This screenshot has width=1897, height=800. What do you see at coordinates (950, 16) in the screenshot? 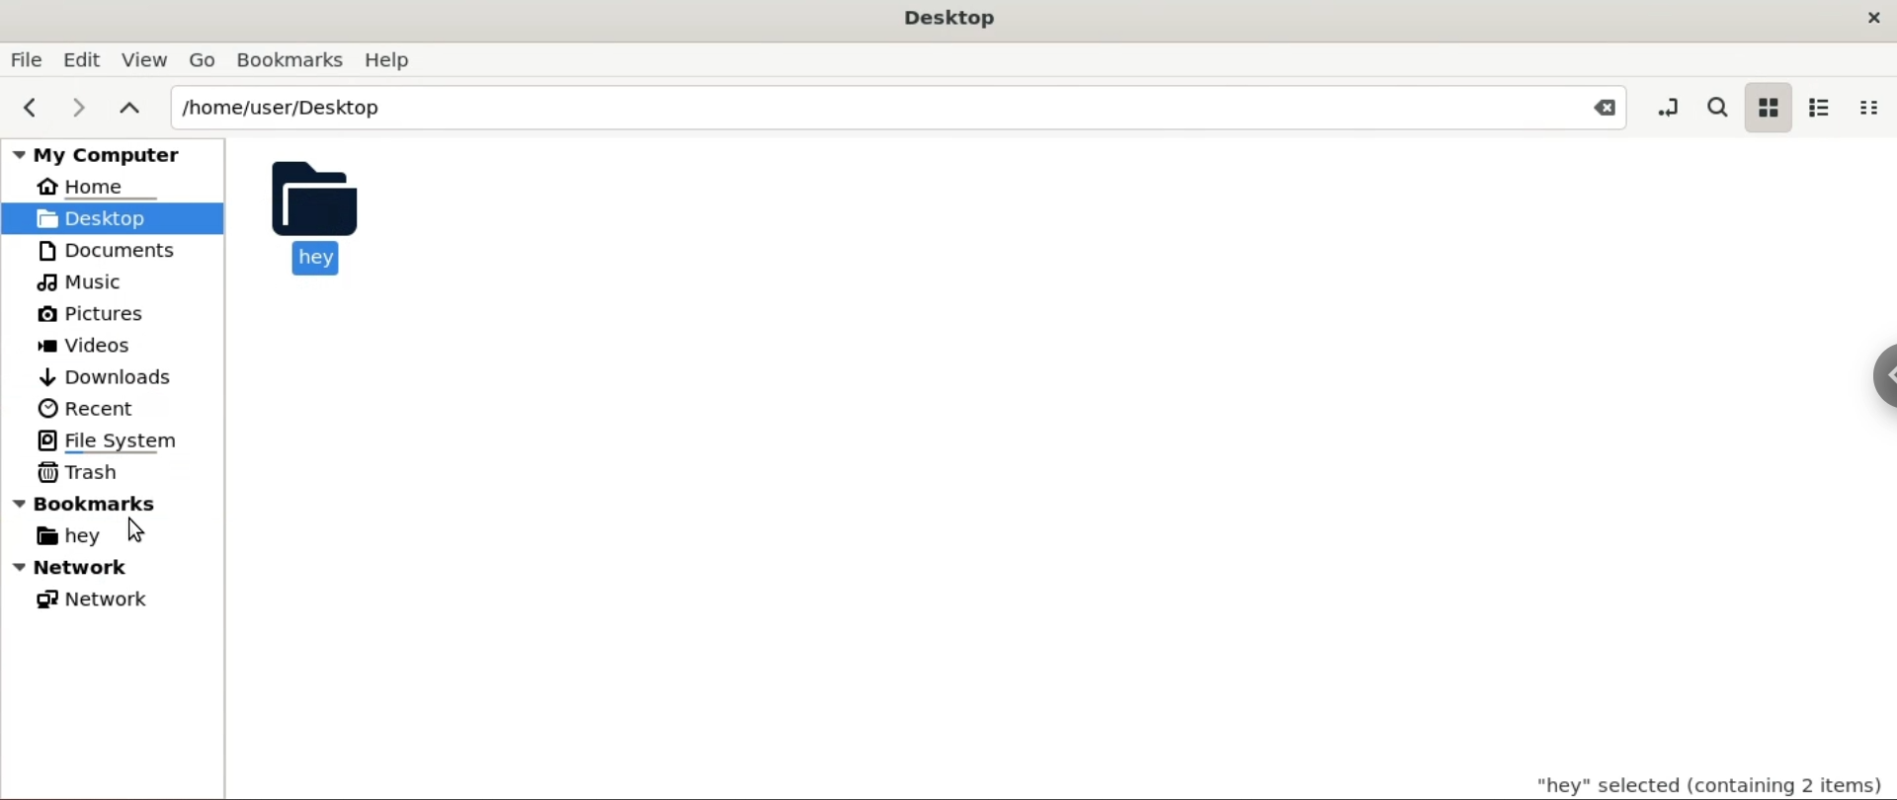
I see `Desktop` at bounding box center [950, 16].